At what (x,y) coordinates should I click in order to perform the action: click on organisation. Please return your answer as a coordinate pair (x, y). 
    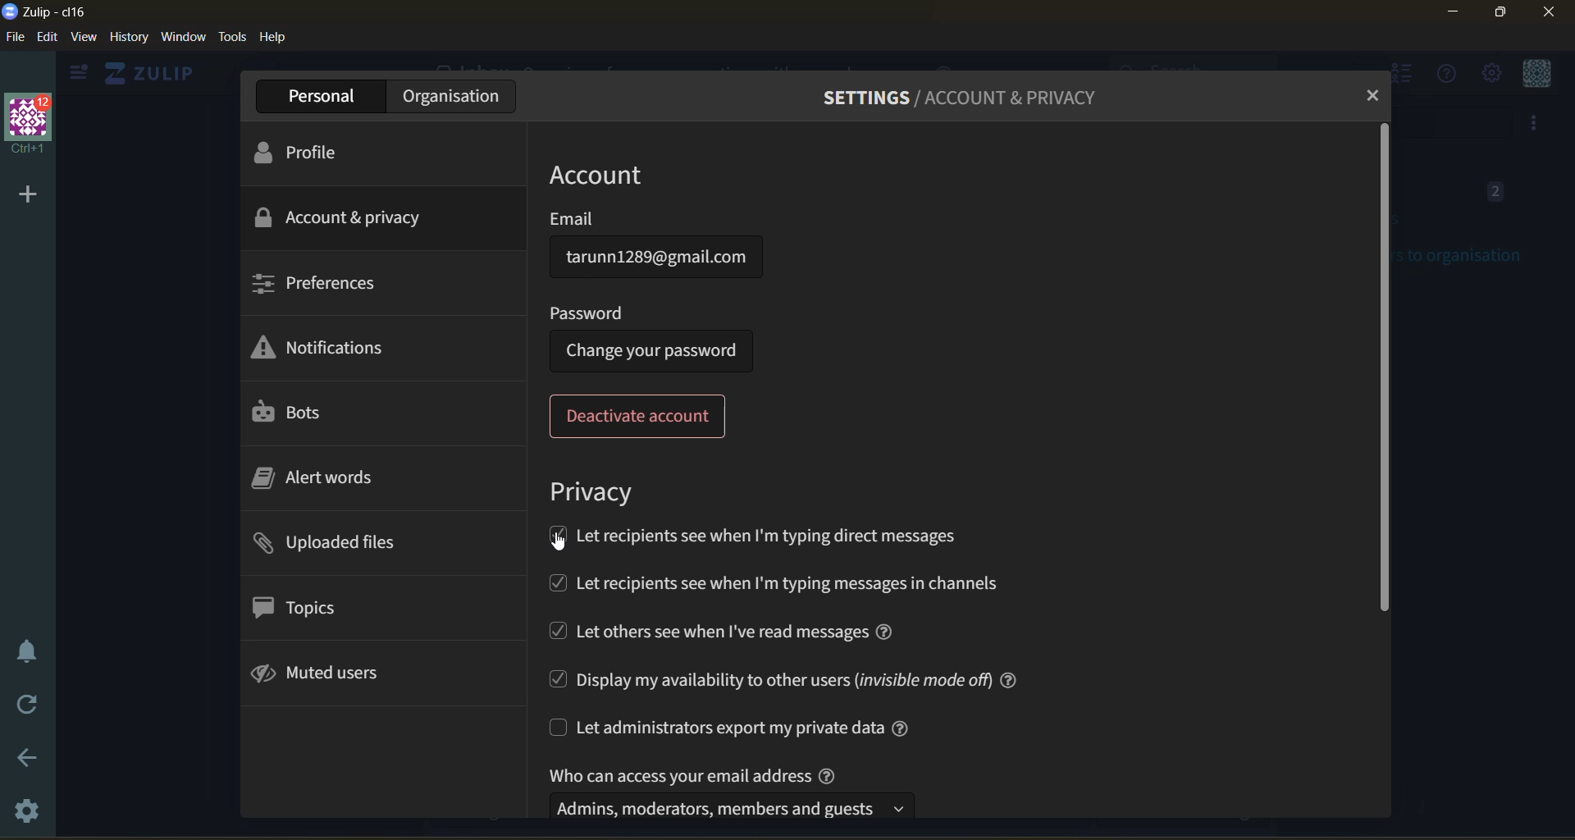
    Looking at the image, I should click on (450, 96).